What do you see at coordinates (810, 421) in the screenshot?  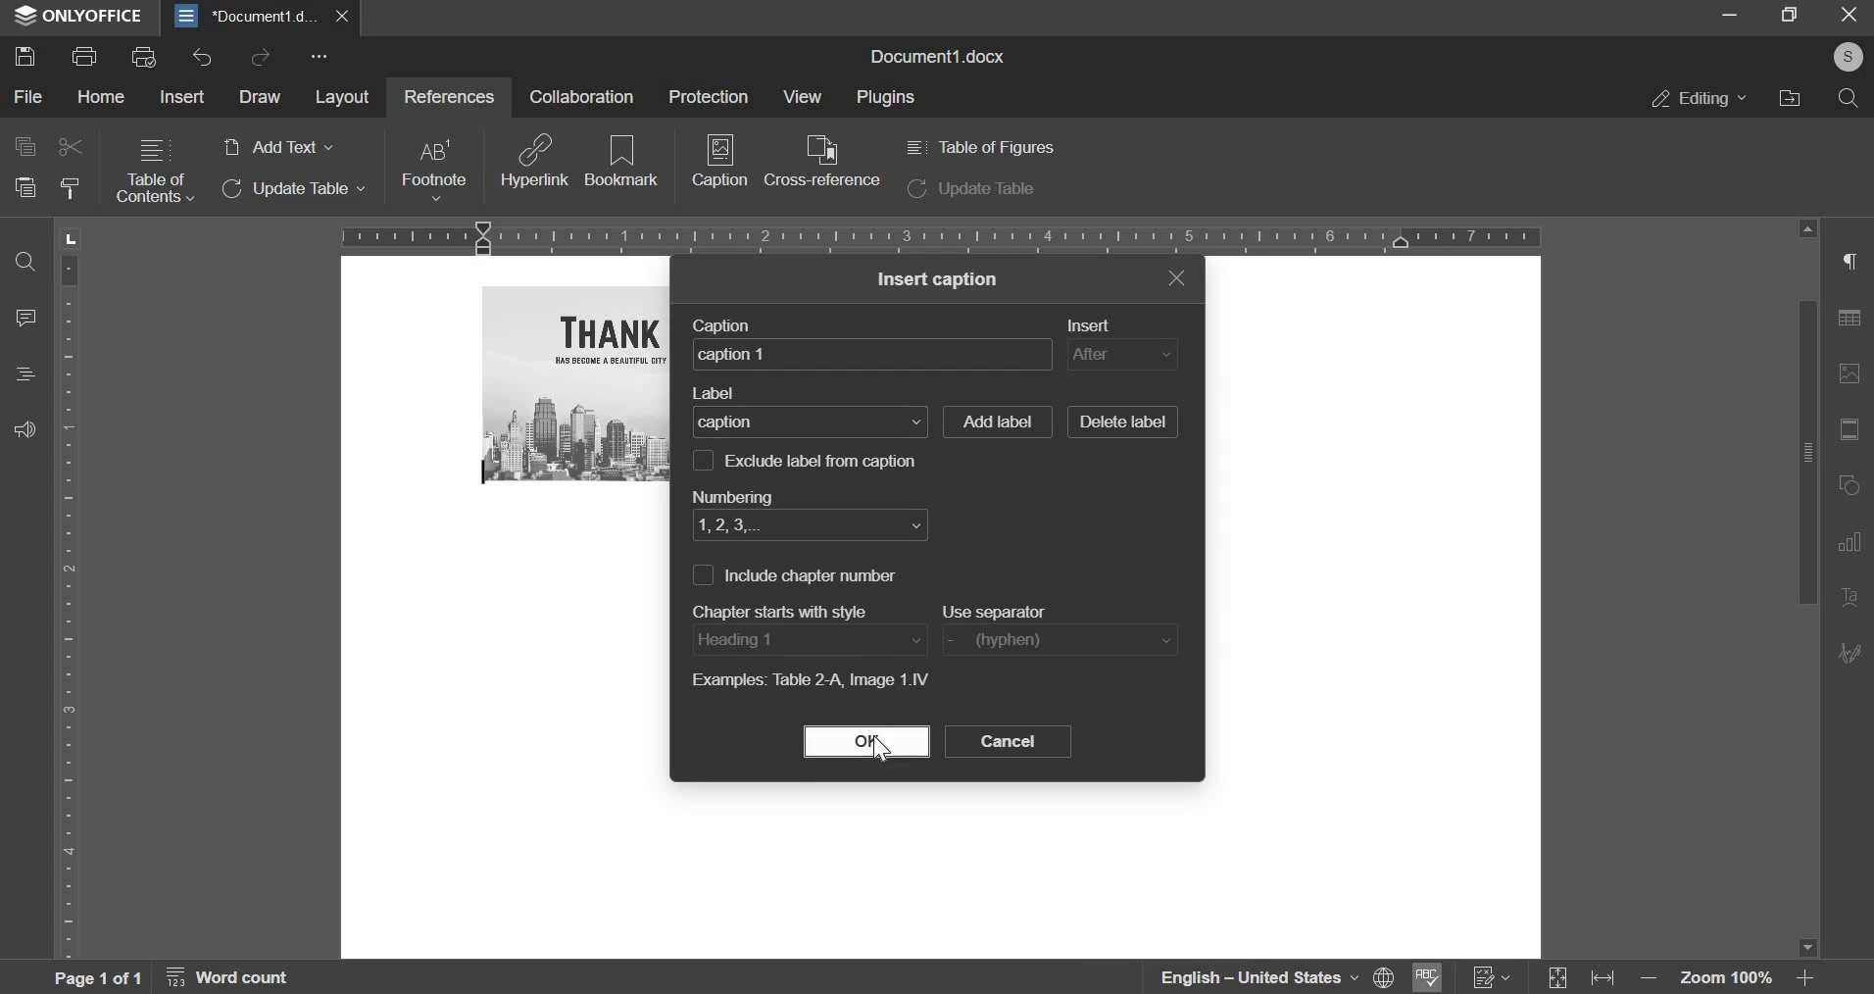 I see `label` at bounding box center [810, 421].